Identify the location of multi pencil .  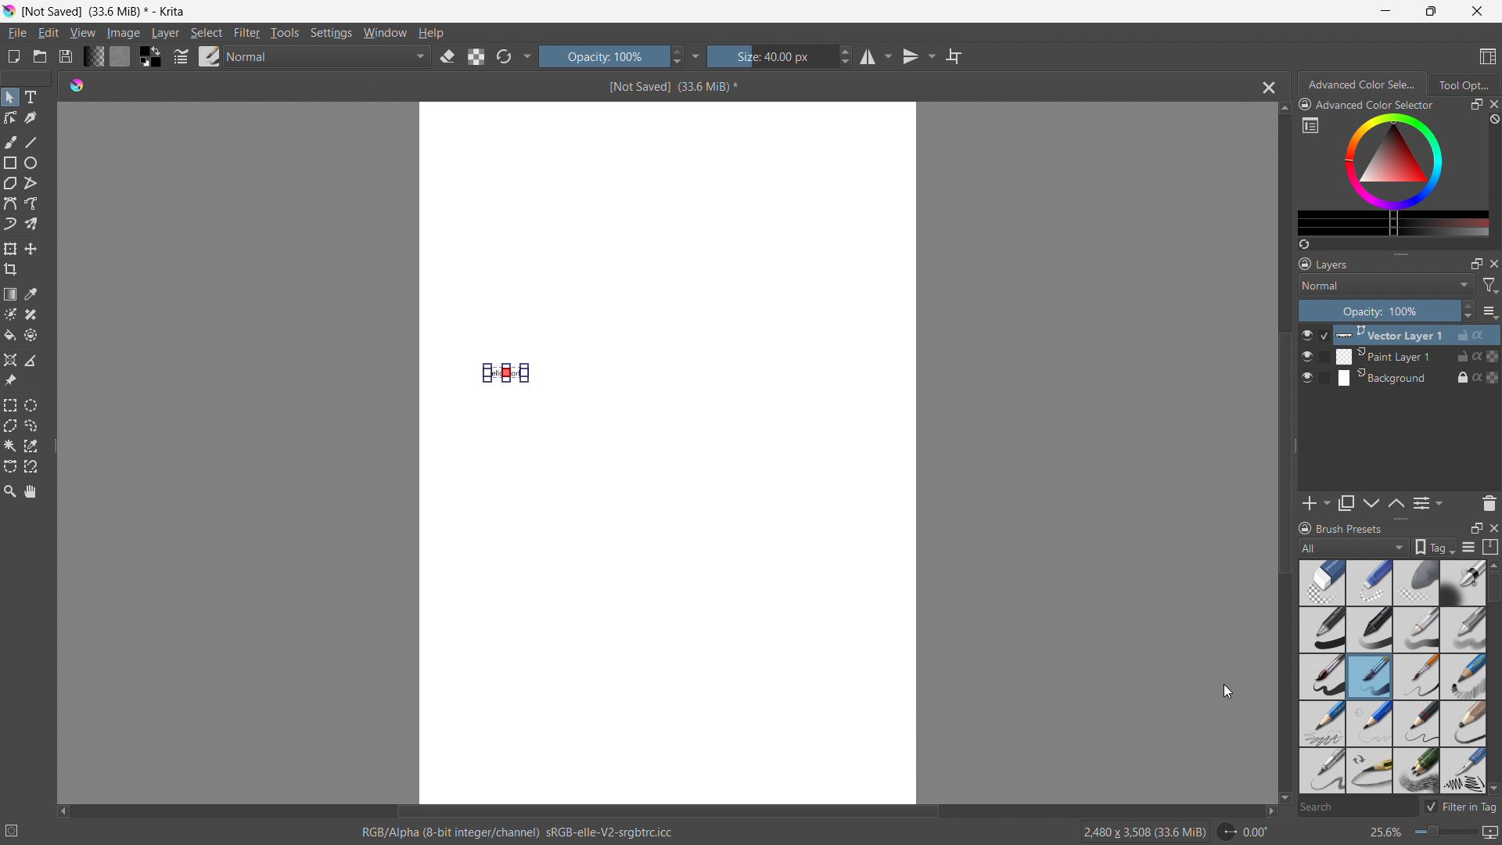
(1418, 771).